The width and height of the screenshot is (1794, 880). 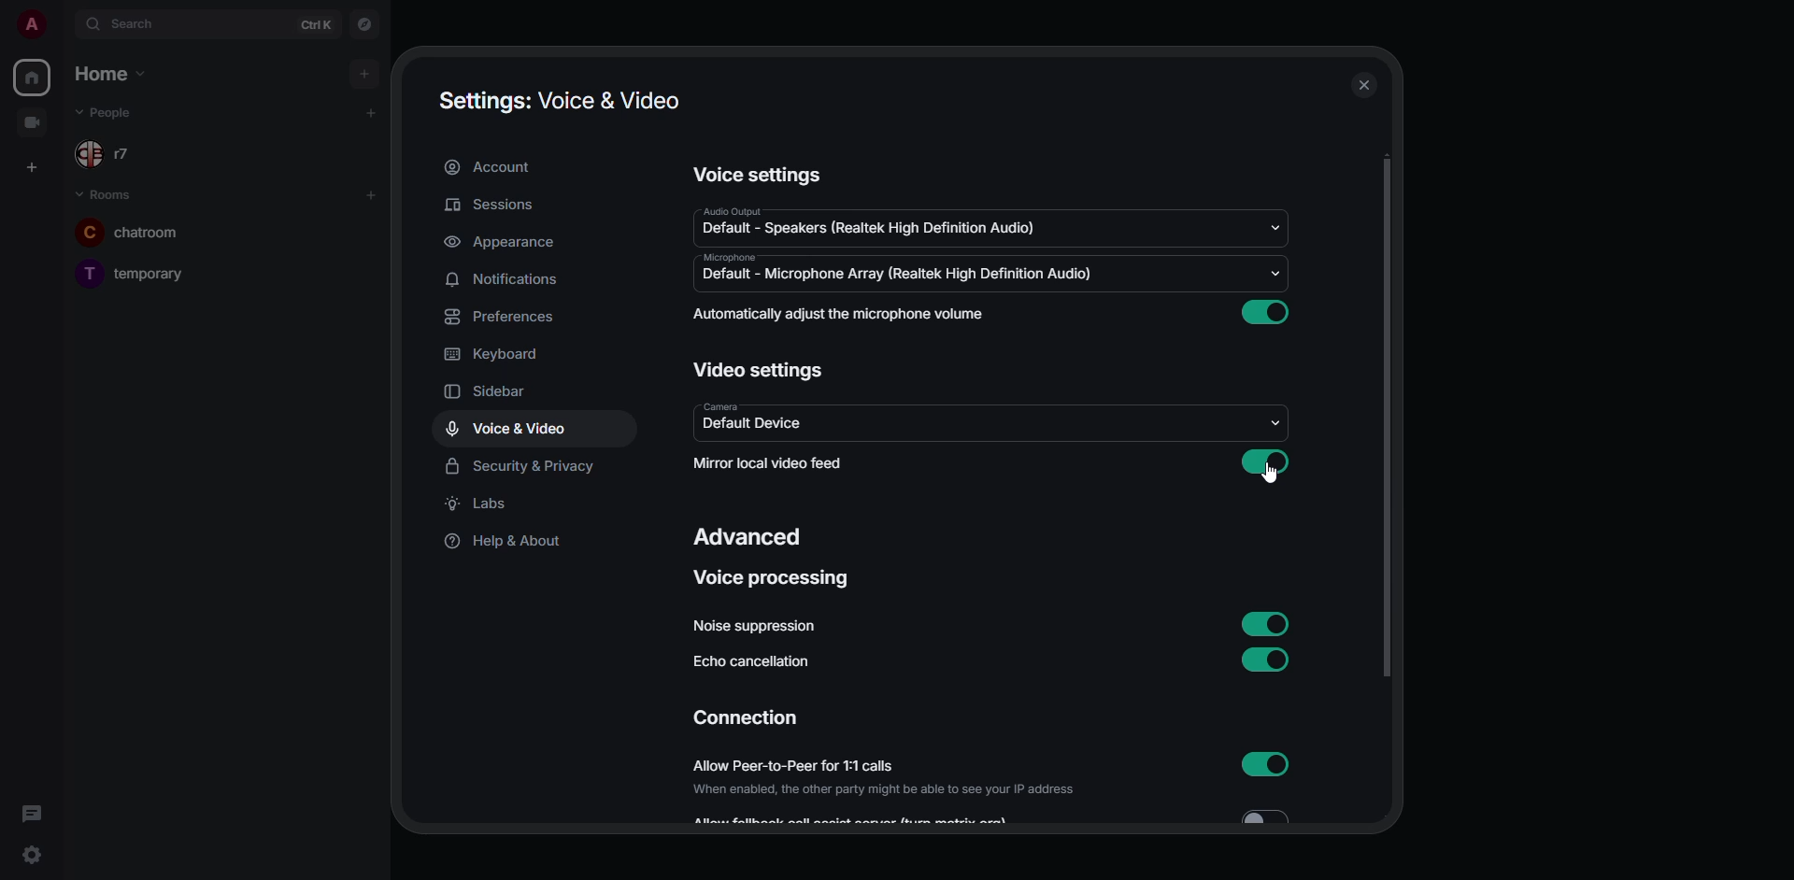 I want to click on threads, so click(x=30, y=814).